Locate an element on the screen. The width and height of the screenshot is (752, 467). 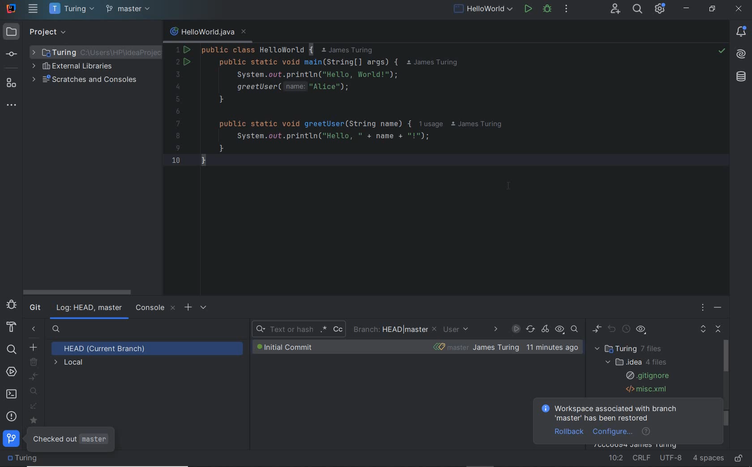
fetch all remotes is located at coordinates (34, 408).